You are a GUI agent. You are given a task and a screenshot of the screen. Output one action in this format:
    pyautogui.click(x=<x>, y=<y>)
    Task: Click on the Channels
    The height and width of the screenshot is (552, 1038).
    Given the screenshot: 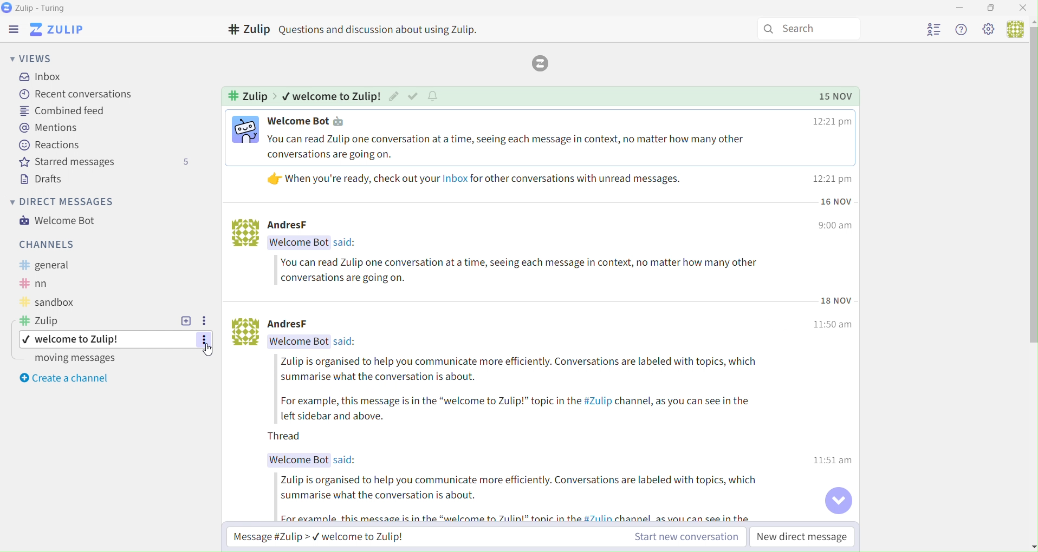 What is the action you would take?
    pyautogui.click(x=43, y=245)
    